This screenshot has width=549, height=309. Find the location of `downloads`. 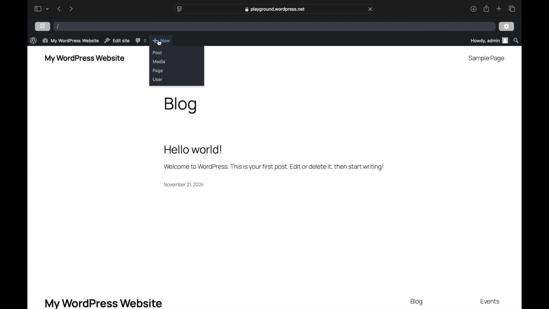

downloads is located at coordinates (473, 9).